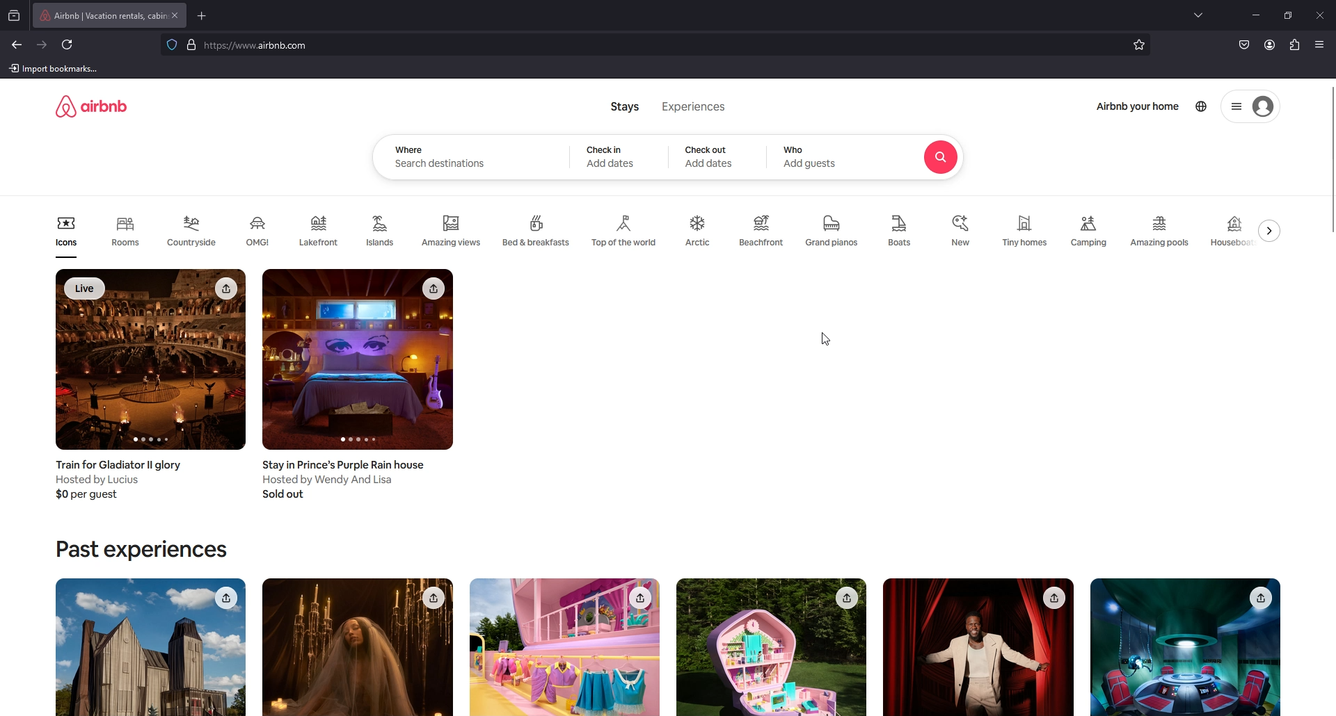  What do you see at coordinates (1273, 230) in the screenshot?
I see `swipe to right` at bounding box center [1273, 230].